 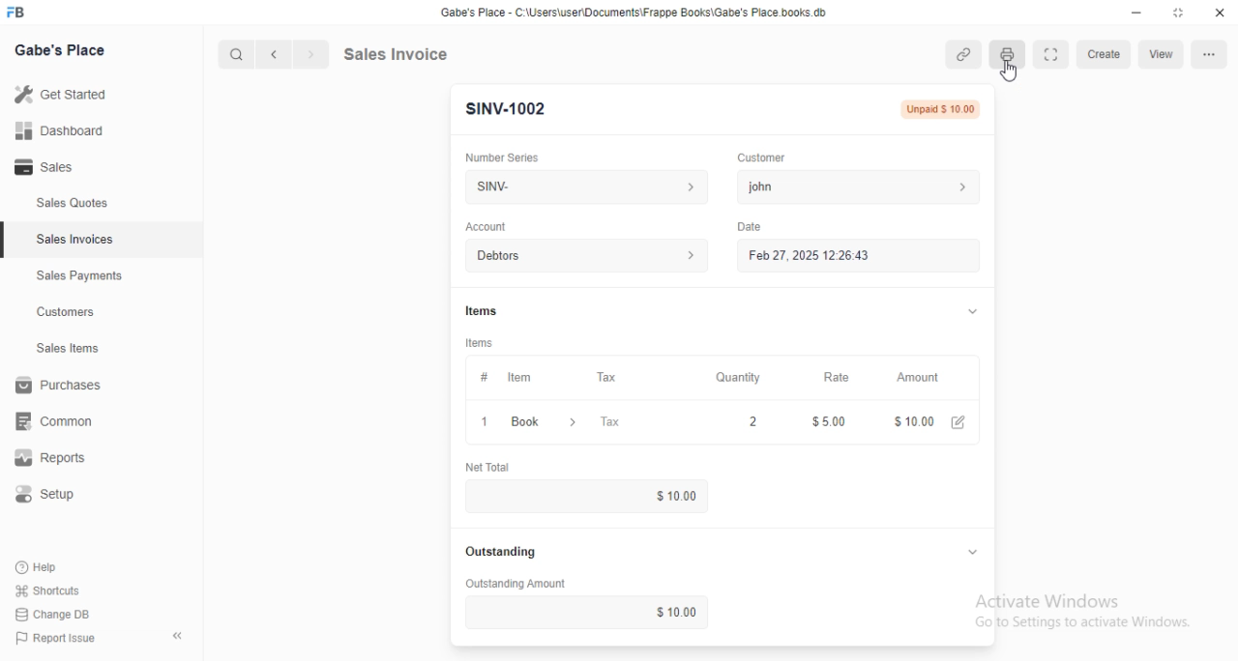 I want to click on cursor, so click(x=1009, y=72).